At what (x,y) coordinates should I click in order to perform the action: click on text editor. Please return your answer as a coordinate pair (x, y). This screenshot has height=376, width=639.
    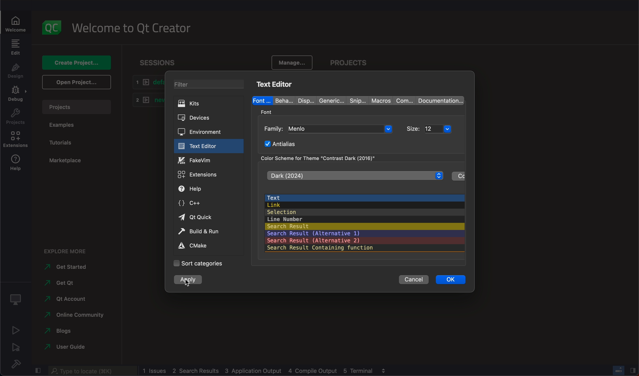
    Looking at the image, I should click on (274, 84).